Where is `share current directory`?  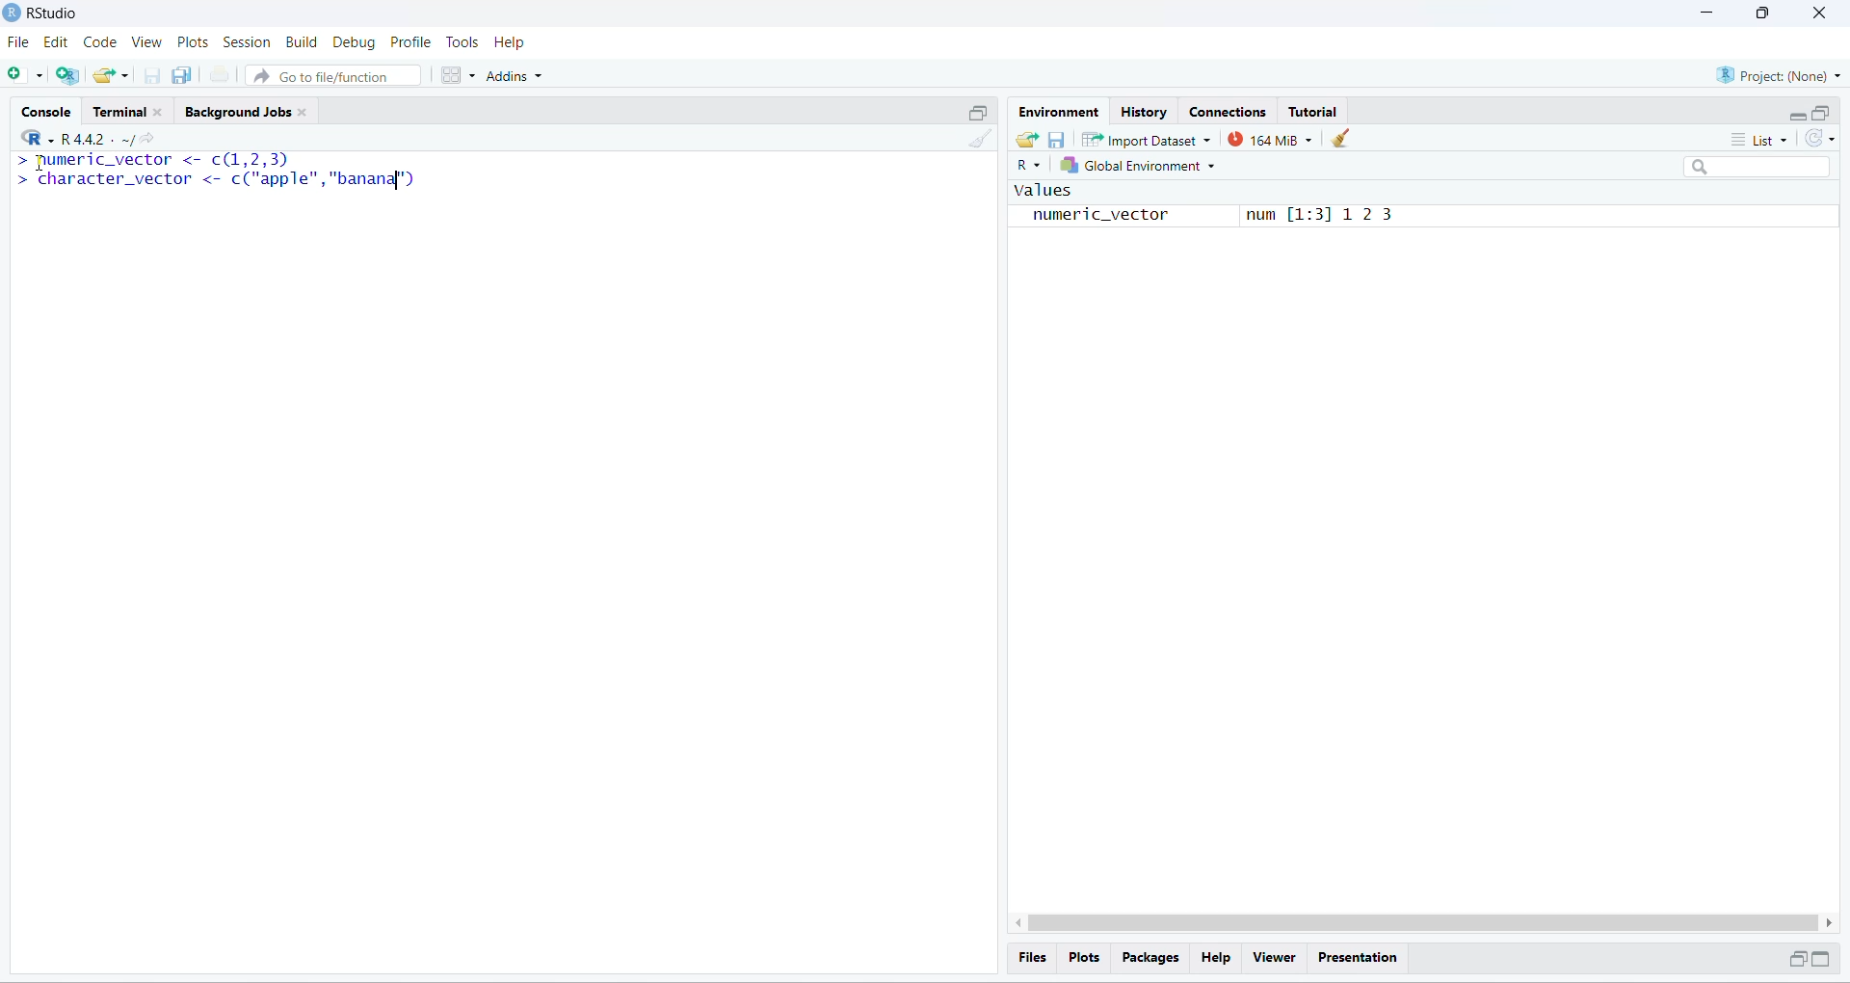 share current directory is located at coordinates (139, 142).